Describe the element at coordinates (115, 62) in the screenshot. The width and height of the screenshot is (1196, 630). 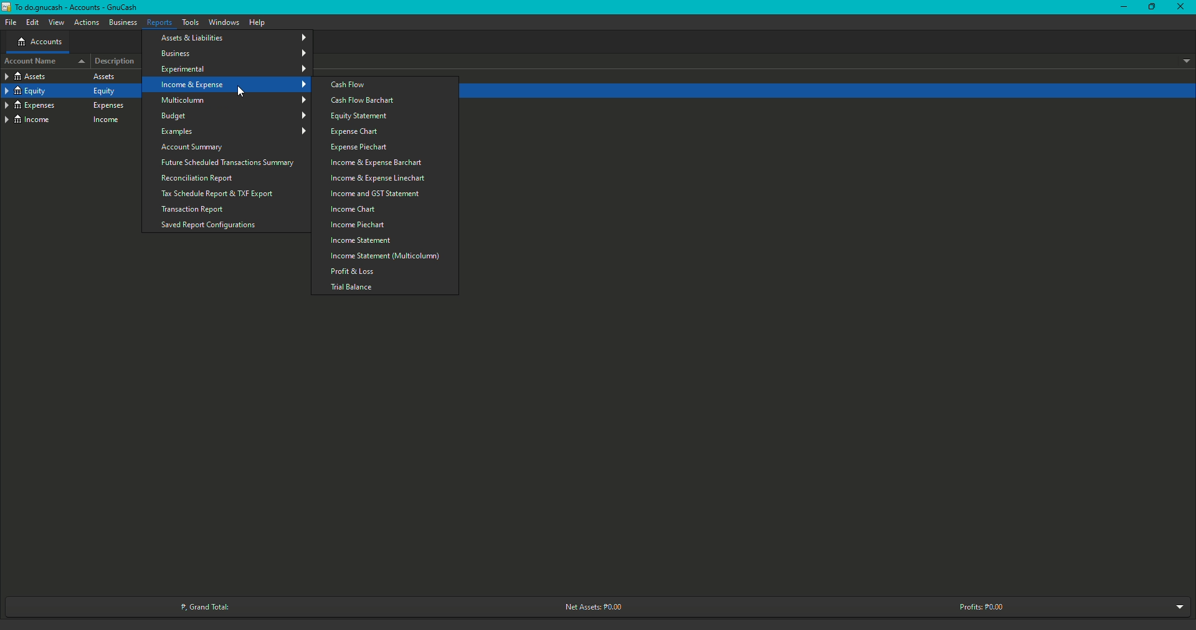
I see `Description` at that location.